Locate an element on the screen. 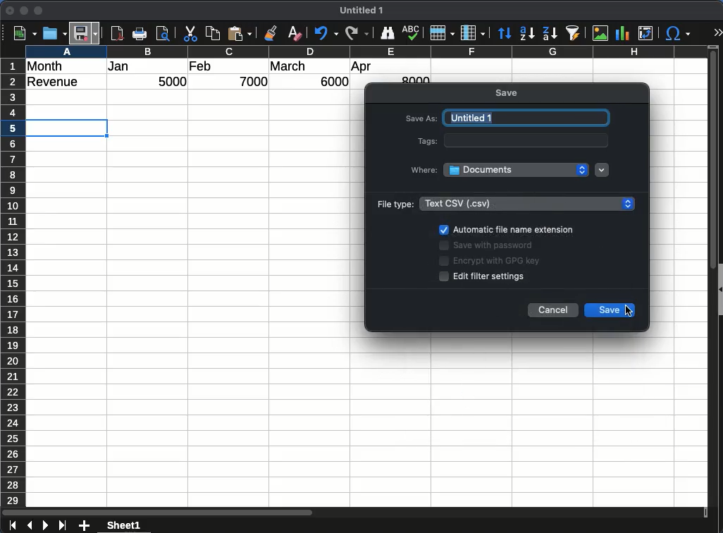 This screenshot has height=533, width=723. checkbox is located at coordinates (443, 229).